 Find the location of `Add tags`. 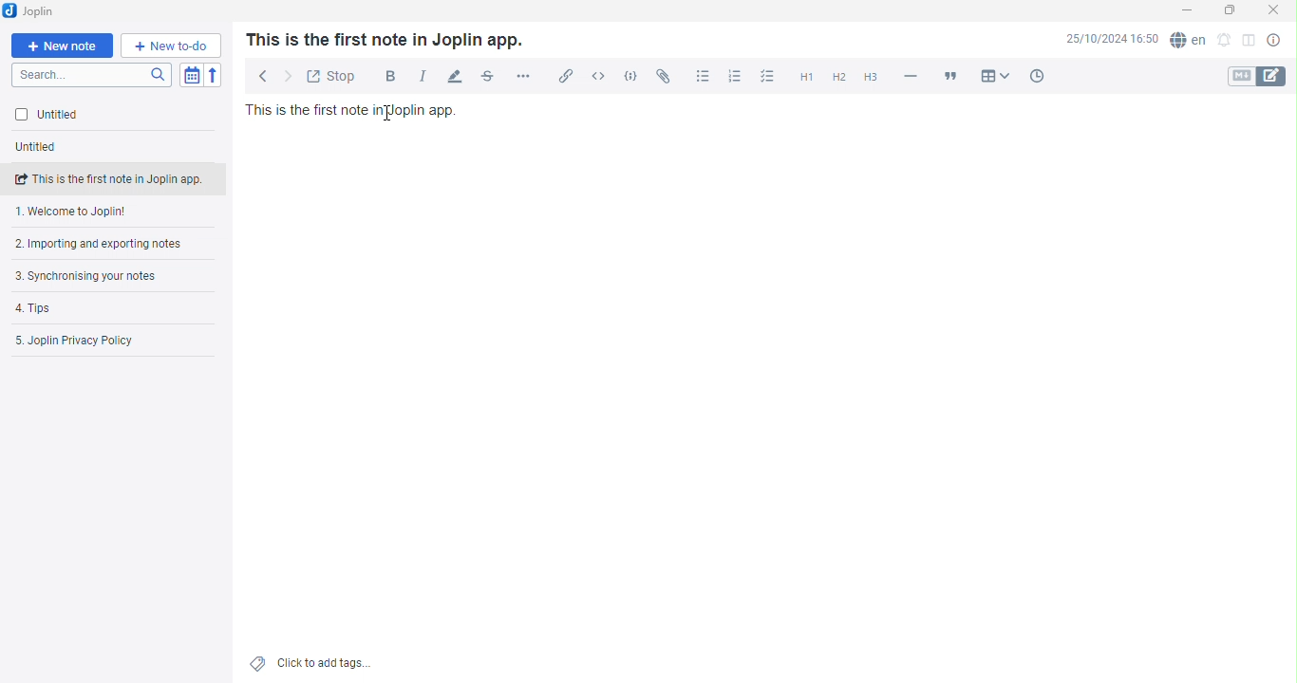

Add tags is located at coordinates (314, 664).